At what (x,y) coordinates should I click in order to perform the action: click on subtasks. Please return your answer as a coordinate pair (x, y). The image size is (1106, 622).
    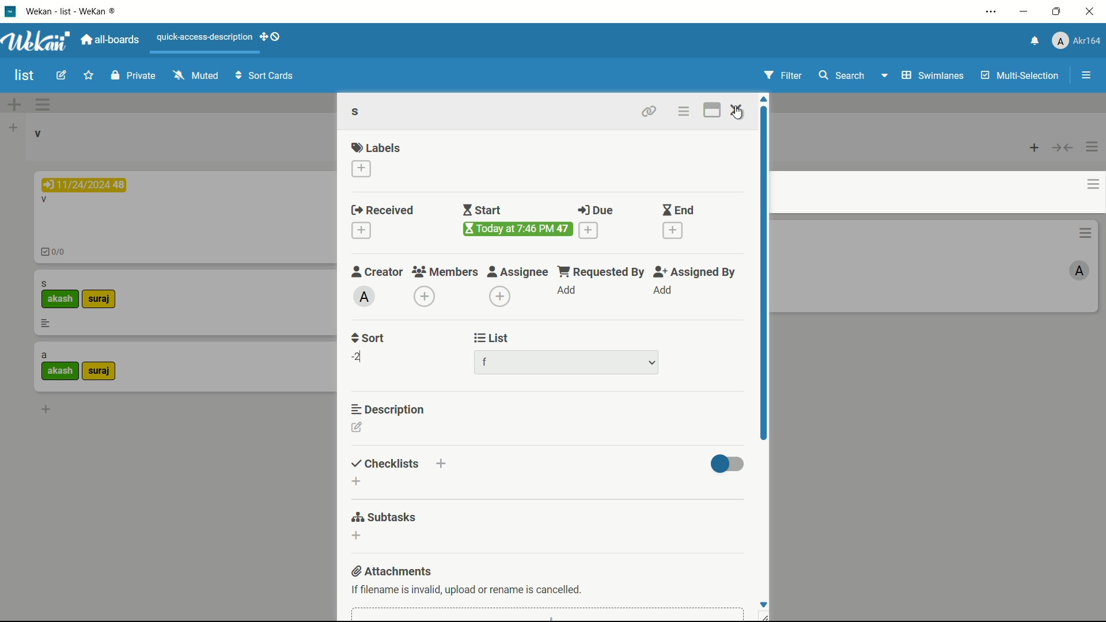
    Looking at the image, I should click on (385, 517).